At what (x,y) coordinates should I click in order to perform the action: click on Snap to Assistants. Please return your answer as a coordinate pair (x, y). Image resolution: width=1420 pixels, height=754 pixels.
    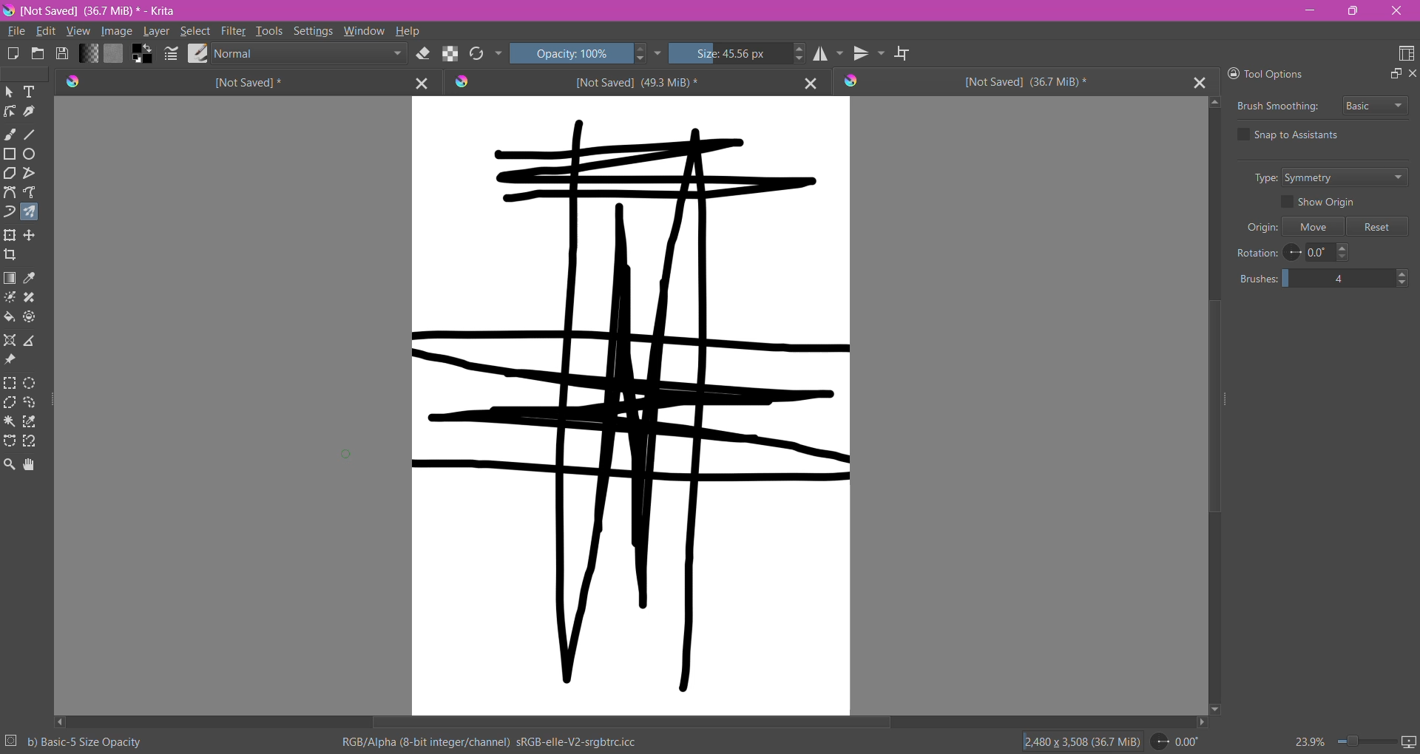
    Looking at the image, I should click on (1302, 135).